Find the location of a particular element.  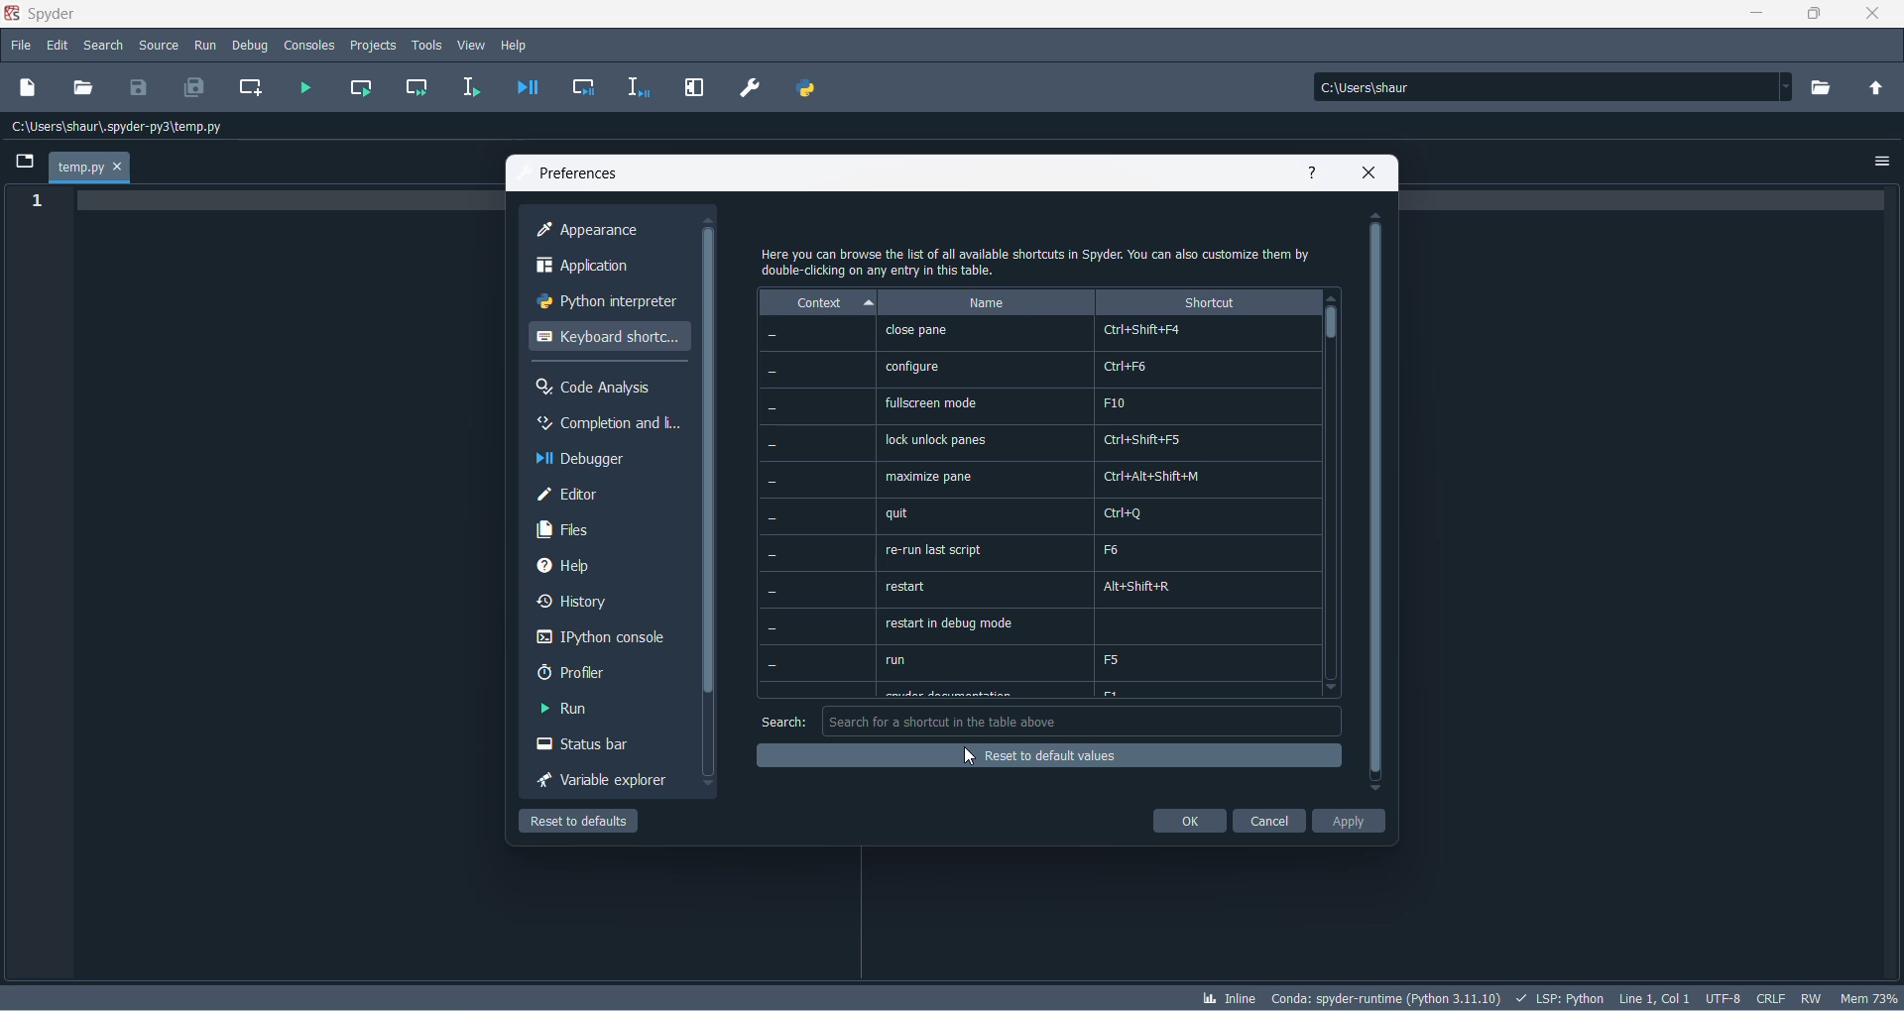

help is located at coordinates (597, 569).